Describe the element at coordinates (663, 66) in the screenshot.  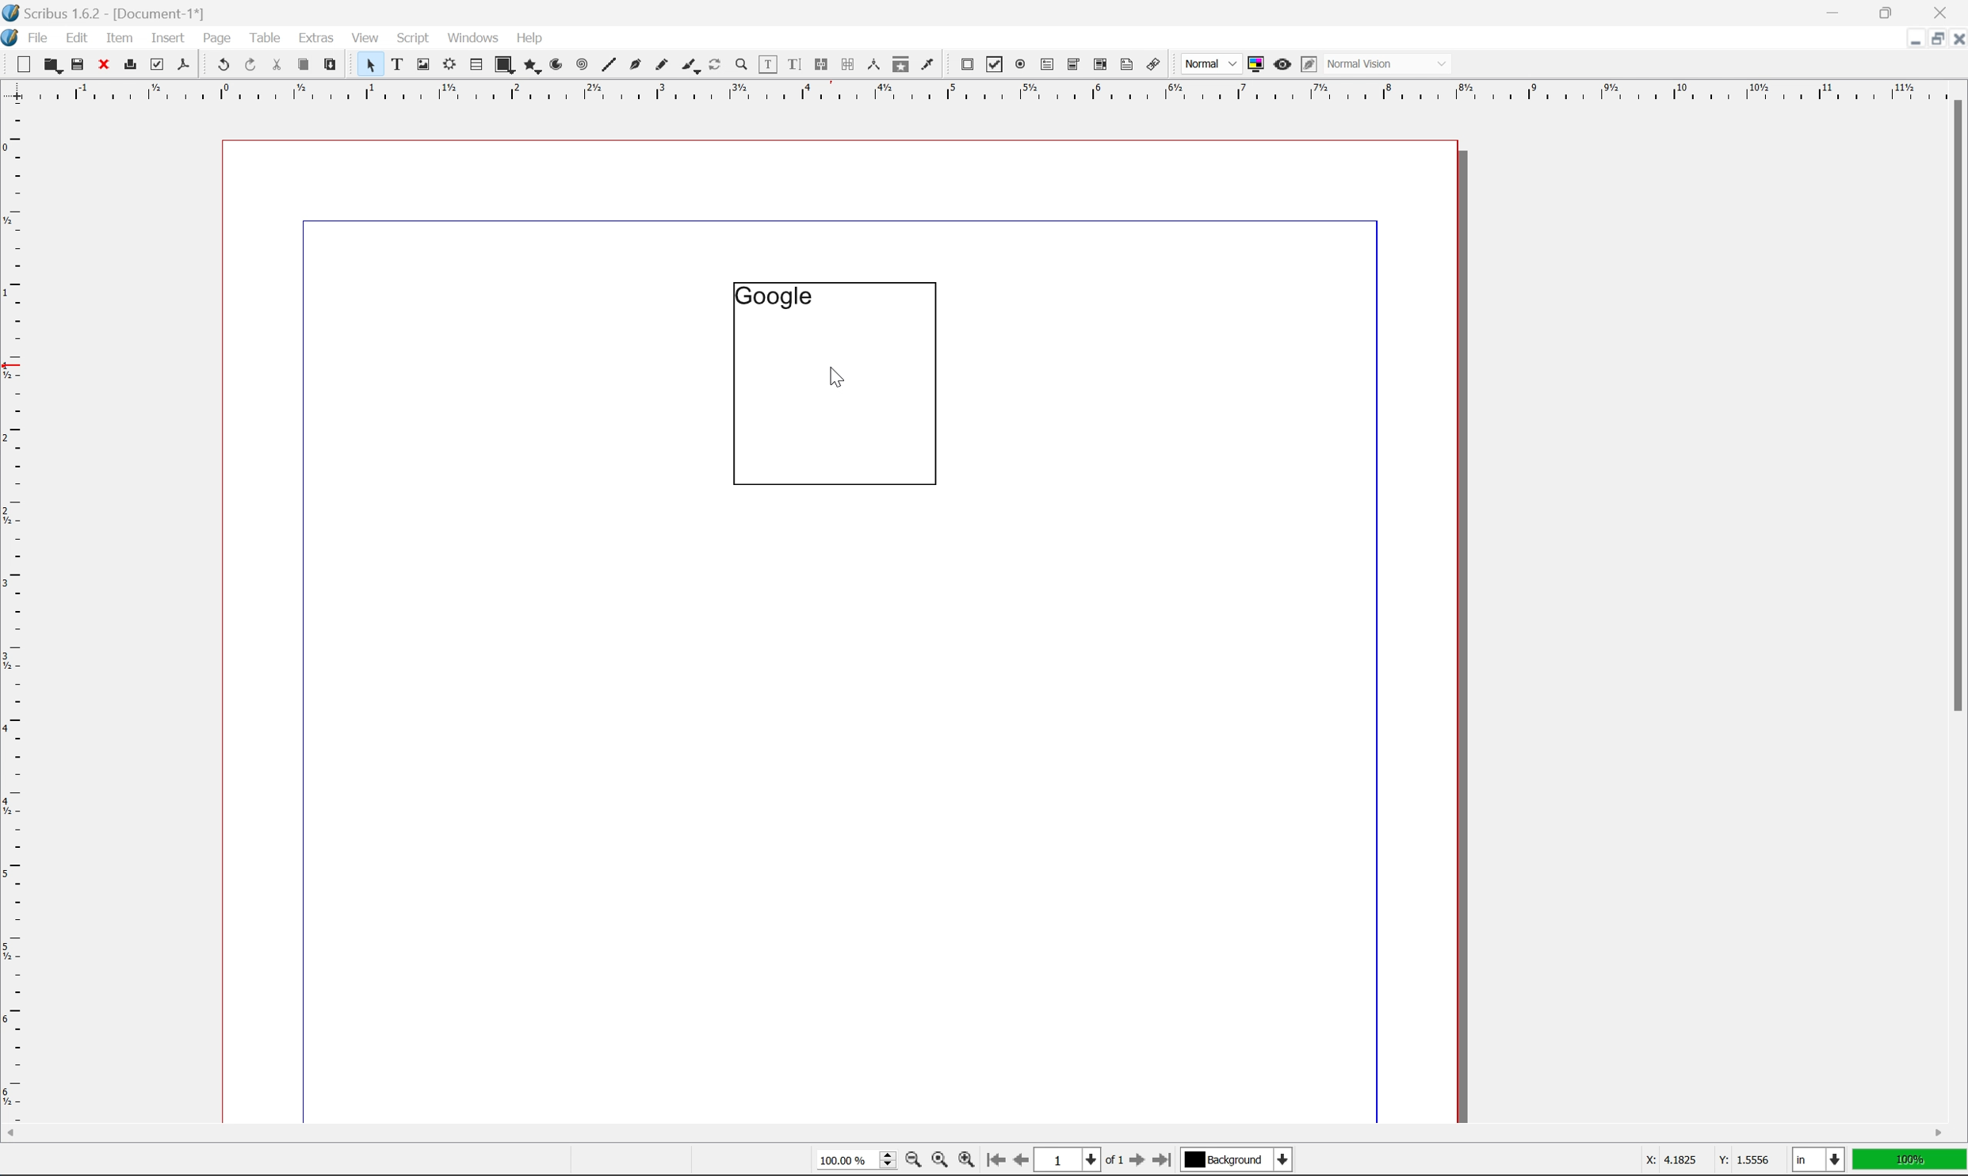
I see `freehand line` at that location.